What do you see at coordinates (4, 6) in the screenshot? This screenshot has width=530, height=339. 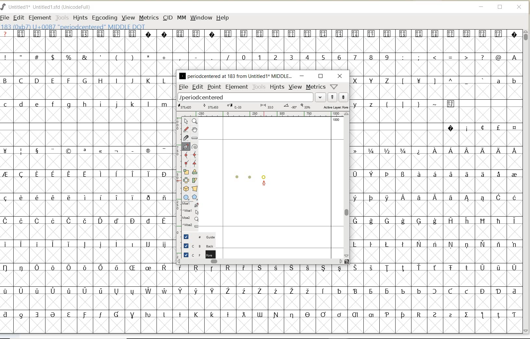 I see `FontForge Logo` at bounding box center [4, 6].